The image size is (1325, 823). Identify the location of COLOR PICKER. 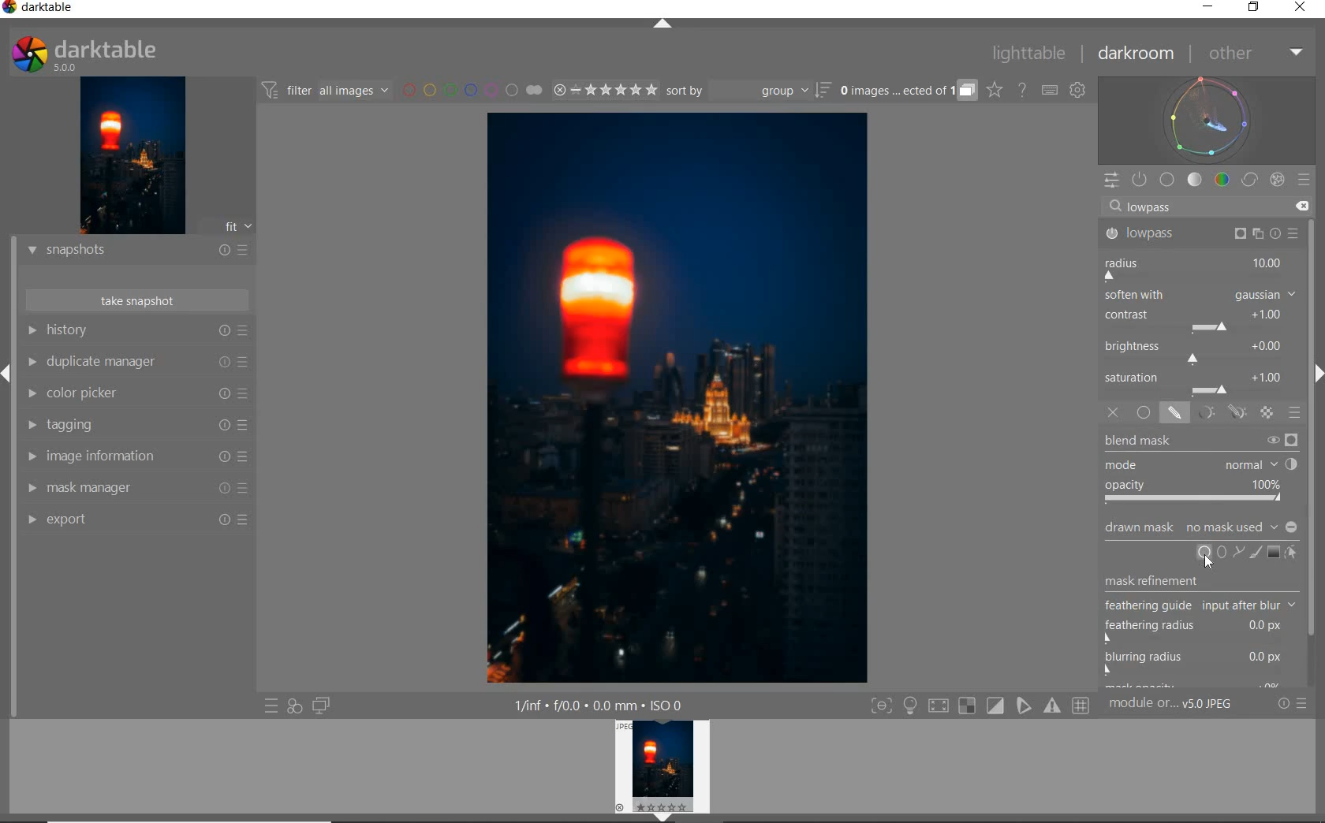
(138, 394).